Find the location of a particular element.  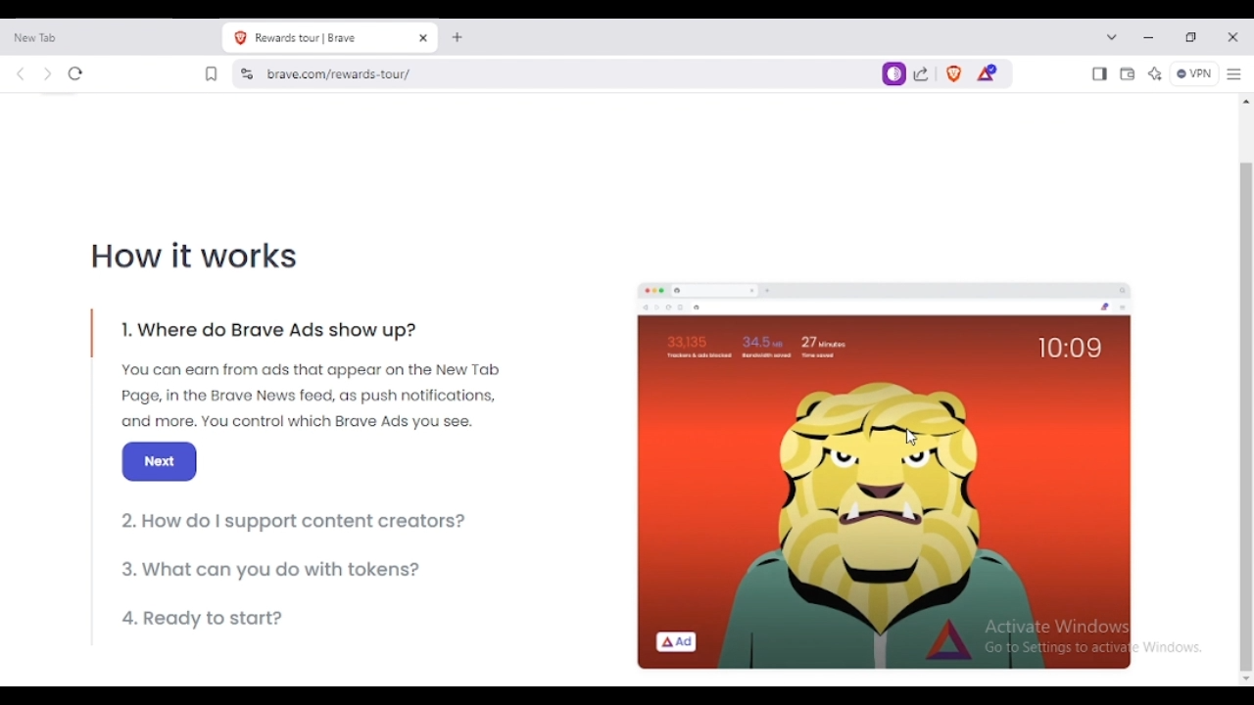

add tab is located at coordinates (458, 38).